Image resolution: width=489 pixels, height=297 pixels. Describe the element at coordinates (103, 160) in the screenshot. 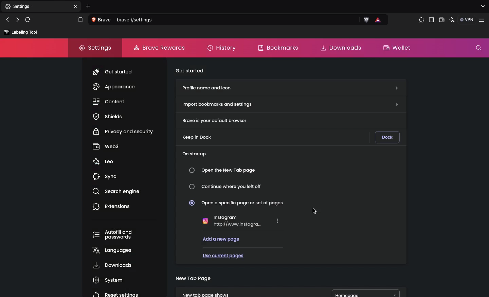

I see `Leo` at that location.